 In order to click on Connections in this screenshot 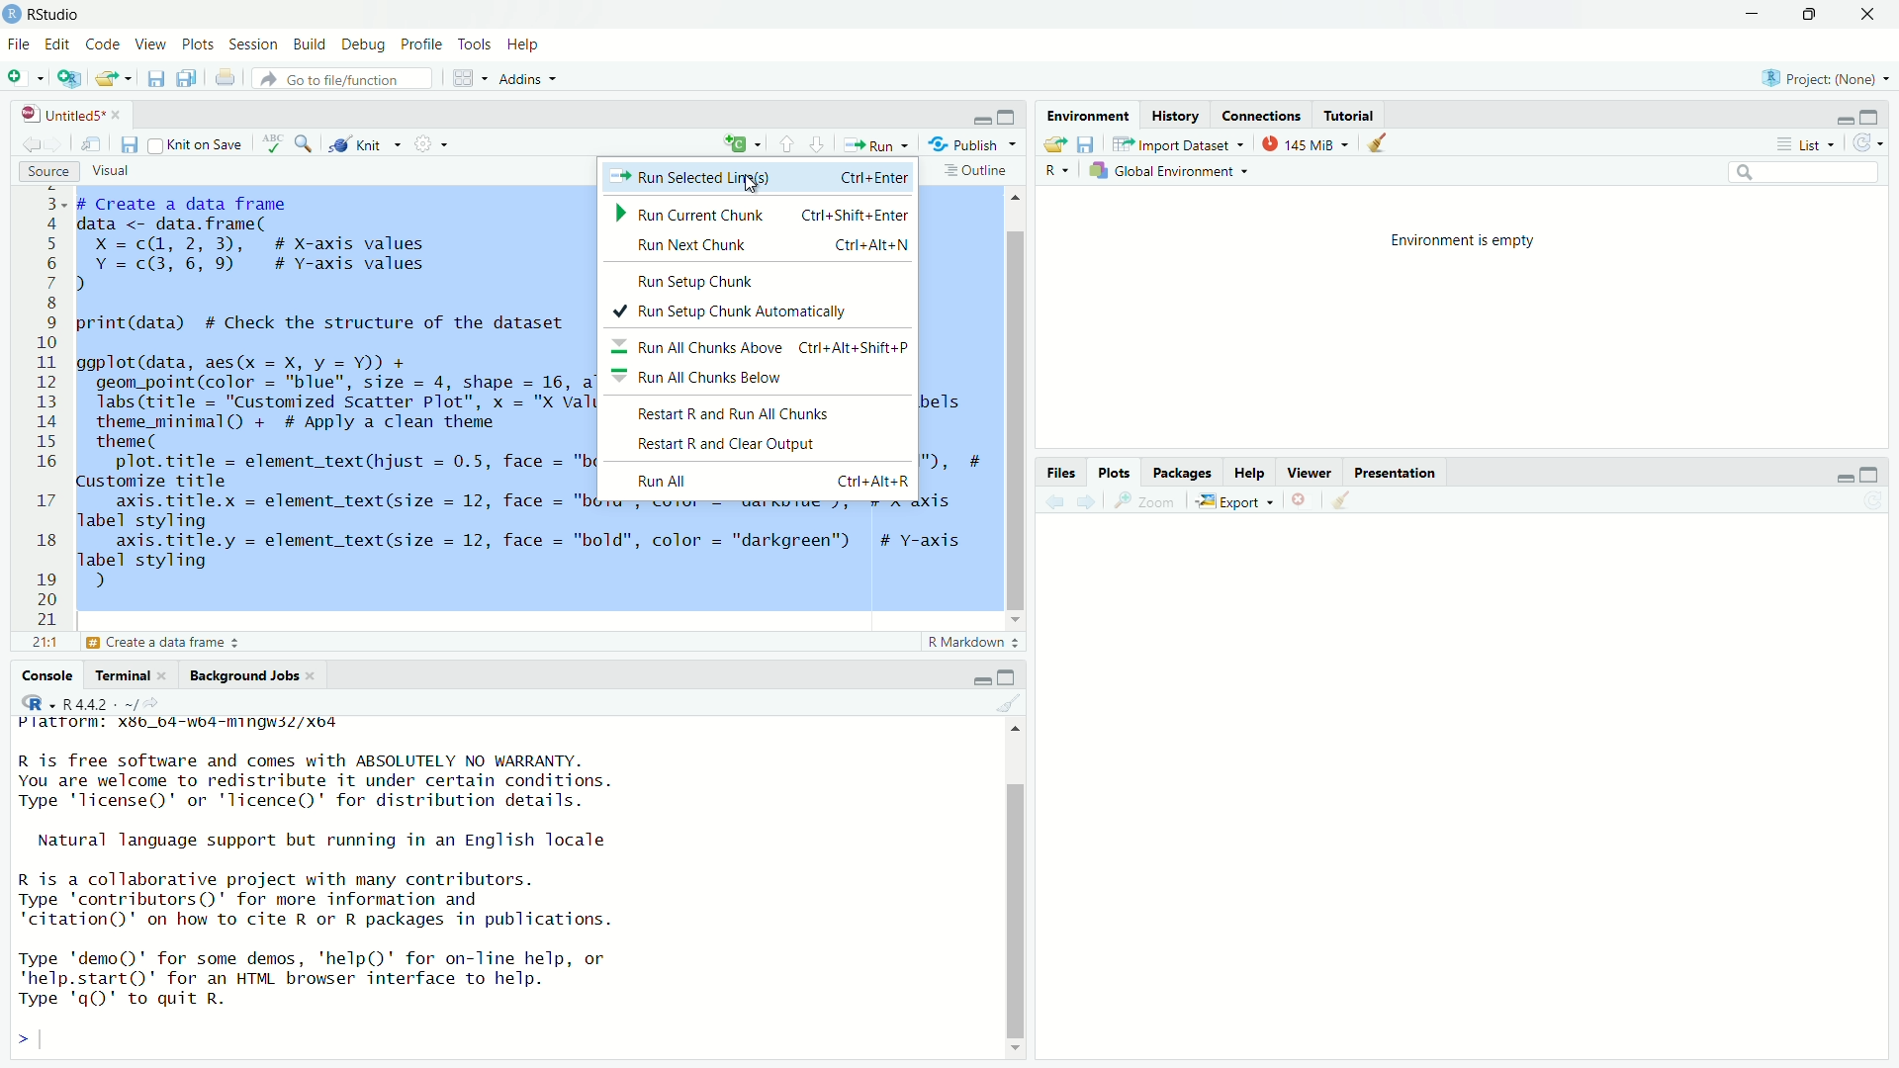, I will do `click(1262, 118)`.